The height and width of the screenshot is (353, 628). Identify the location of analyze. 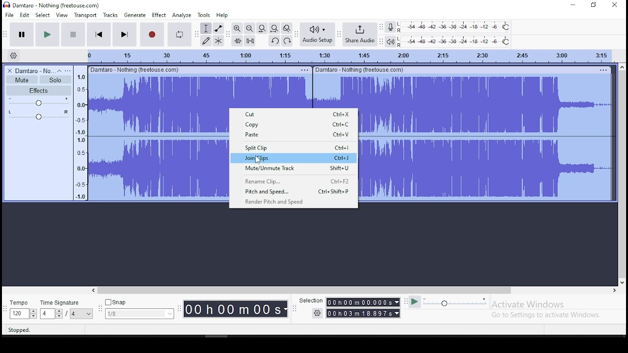
(182, 16).